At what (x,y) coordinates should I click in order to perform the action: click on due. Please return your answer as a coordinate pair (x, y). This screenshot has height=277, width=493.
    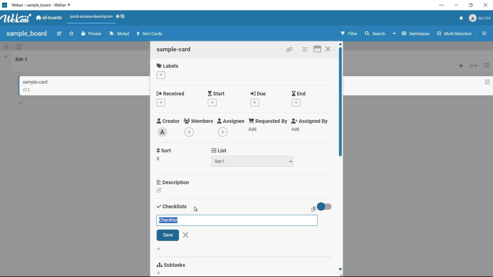
    Looking at the image, I should click on (258, 94).